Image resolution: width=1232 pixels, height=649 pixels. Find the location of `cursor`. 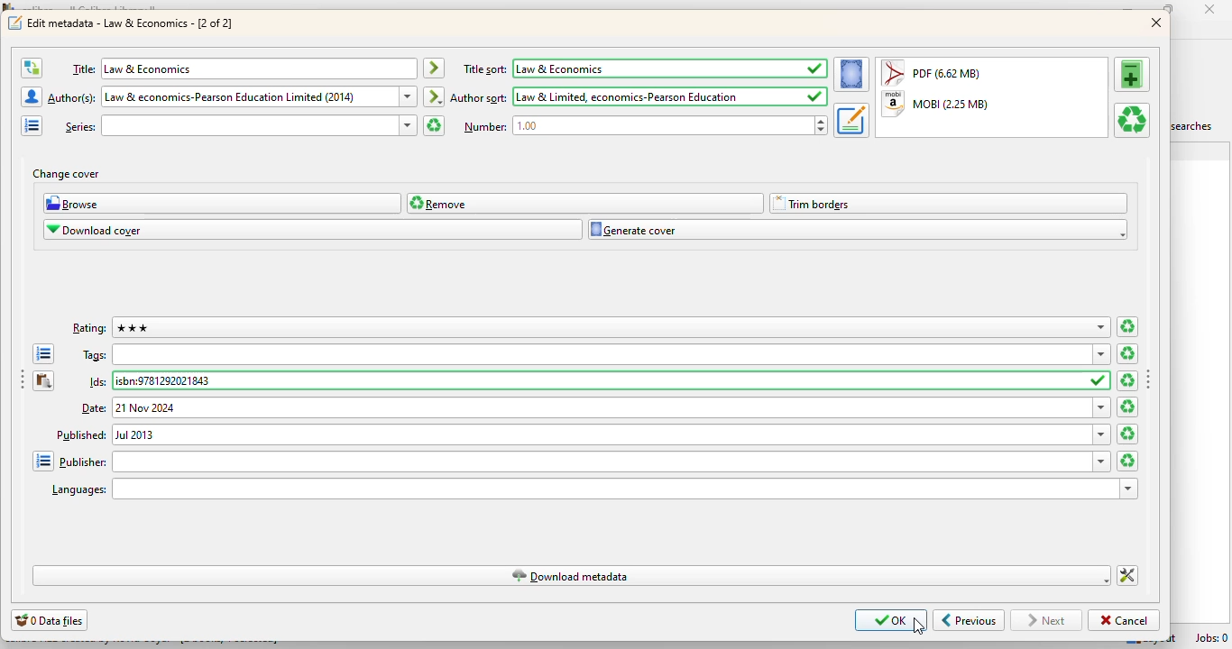

cursor is located at coordinates (918, 626).